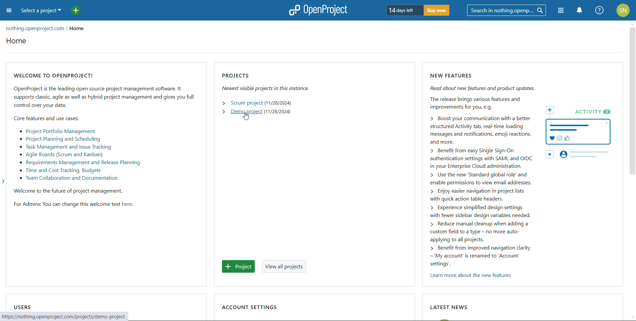  Describe the element at coordinates (69, 178) in the screenshot. I see `team collaboration & documentation` at that location.